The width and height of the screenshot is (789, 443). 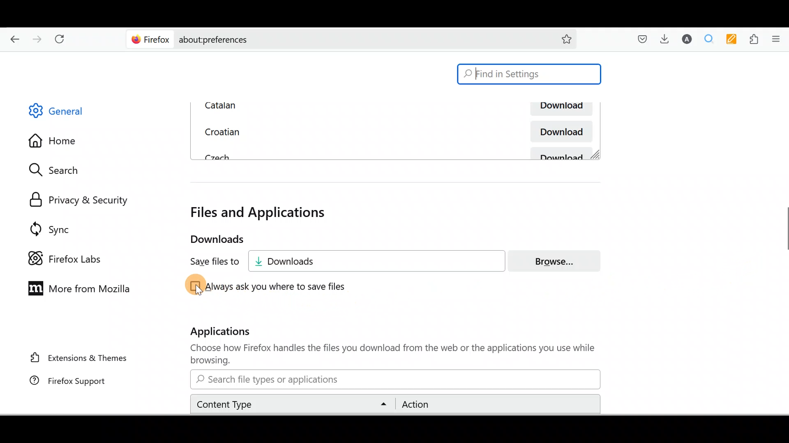 I want to click on scroll down, so click(x=784, y=409).